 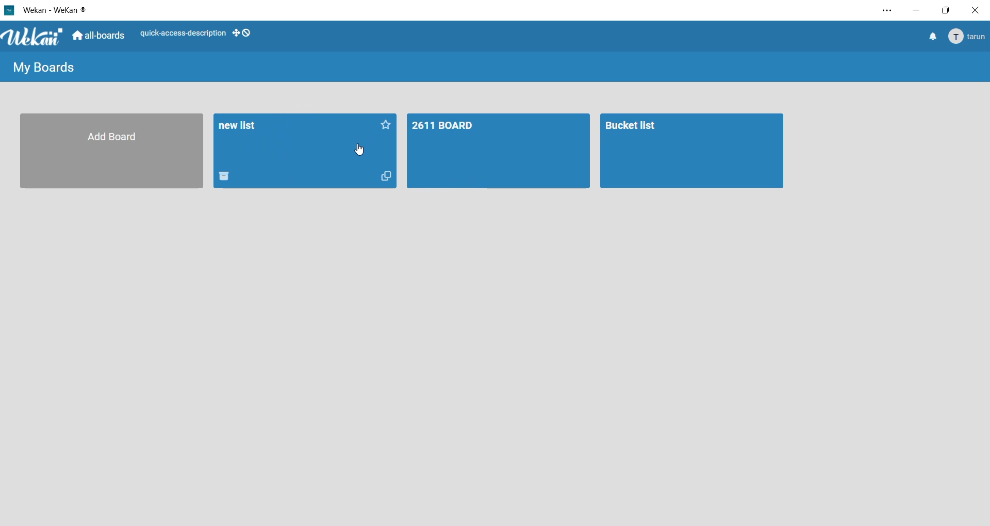 I want to click on settings and more, so click(x=884, y=11).